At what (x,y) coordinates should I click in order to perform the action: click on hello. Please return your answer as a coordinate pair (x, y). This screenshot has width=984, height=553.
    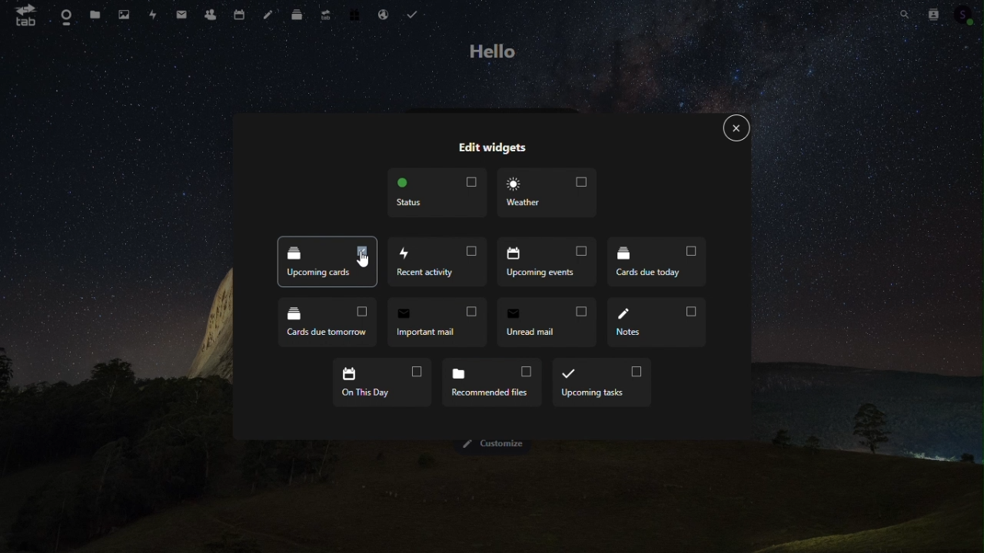
    Looking at the image, I should click on (493, 51).